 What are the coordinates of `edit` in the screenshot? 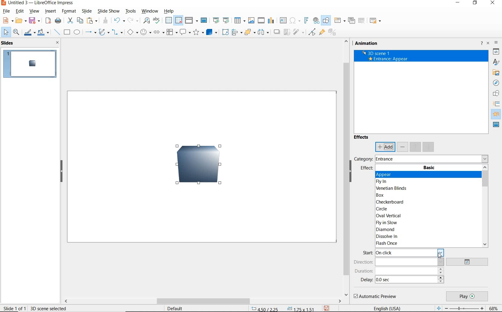 It's located at (20, 12).